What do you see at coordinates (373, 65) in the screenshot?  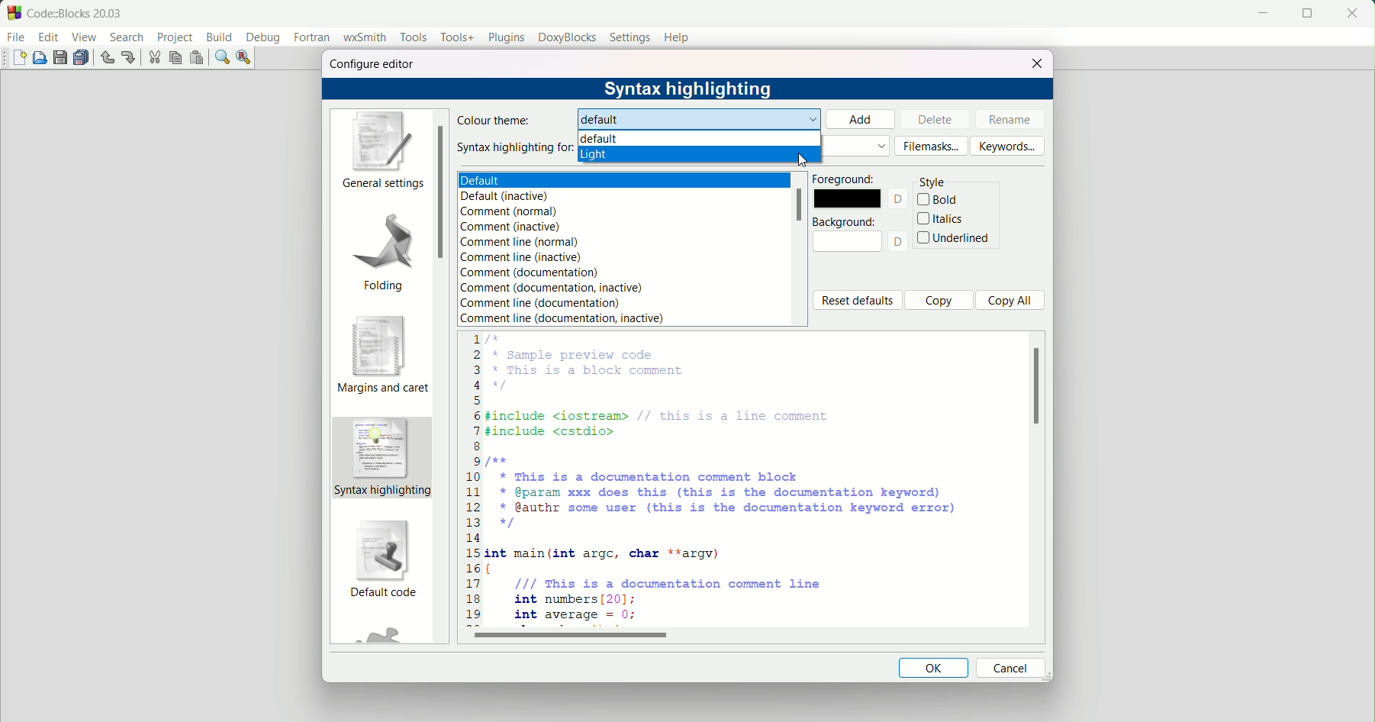 I see `configure editor` at bounding box center [373, 65].